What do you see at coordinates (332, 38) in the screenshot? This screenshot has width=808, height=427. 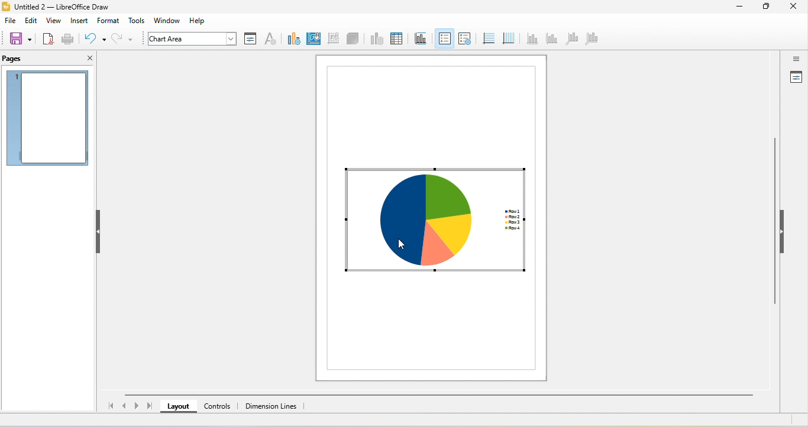 I see `format chat wall` at bounding box center [332, 38].